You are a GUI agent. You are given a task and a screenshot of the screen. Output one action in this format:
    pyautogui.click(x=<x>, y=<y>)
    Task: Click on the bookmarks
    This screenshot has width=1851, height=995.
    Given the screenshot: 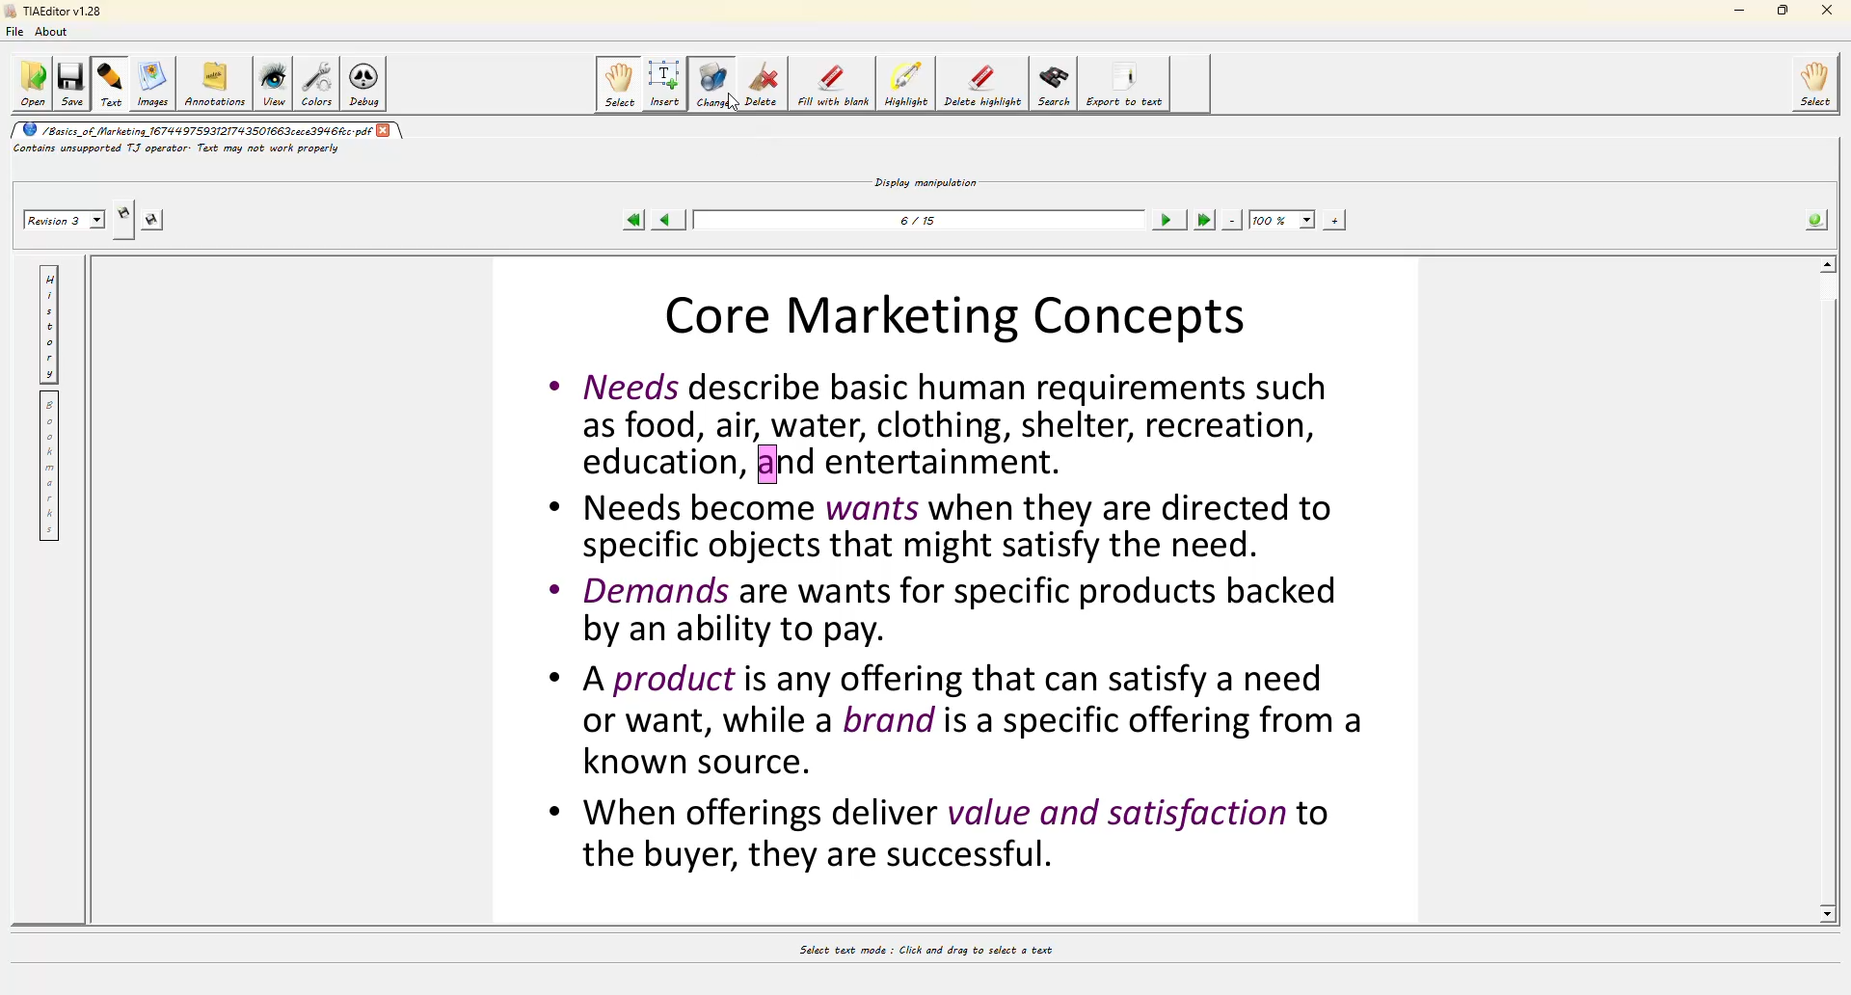 What is the action you would take?
    pyautogui.click(x=50, y=467)
    